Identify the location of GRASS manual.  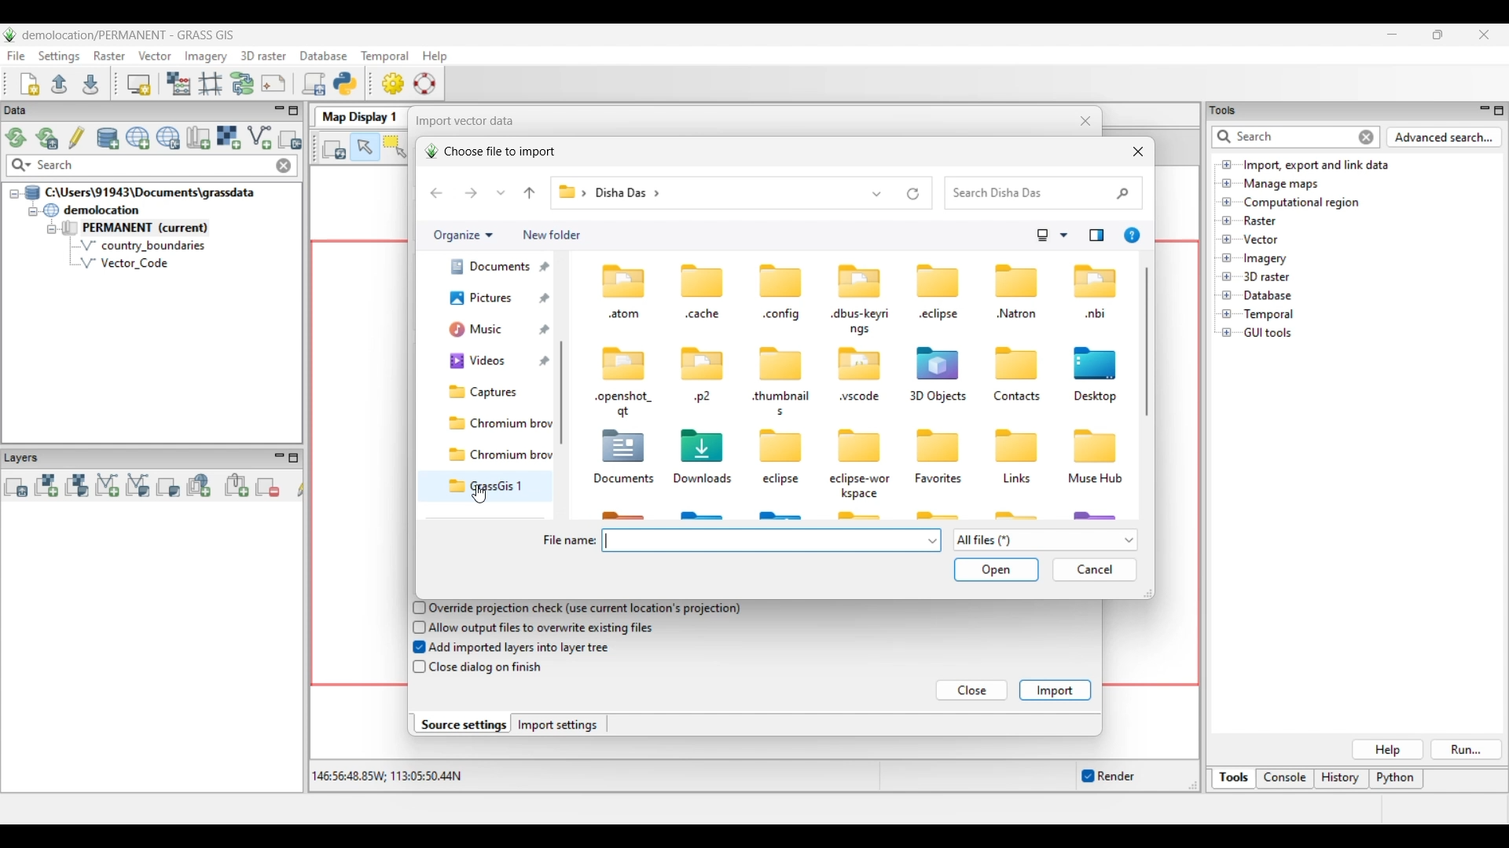
(424, 83).